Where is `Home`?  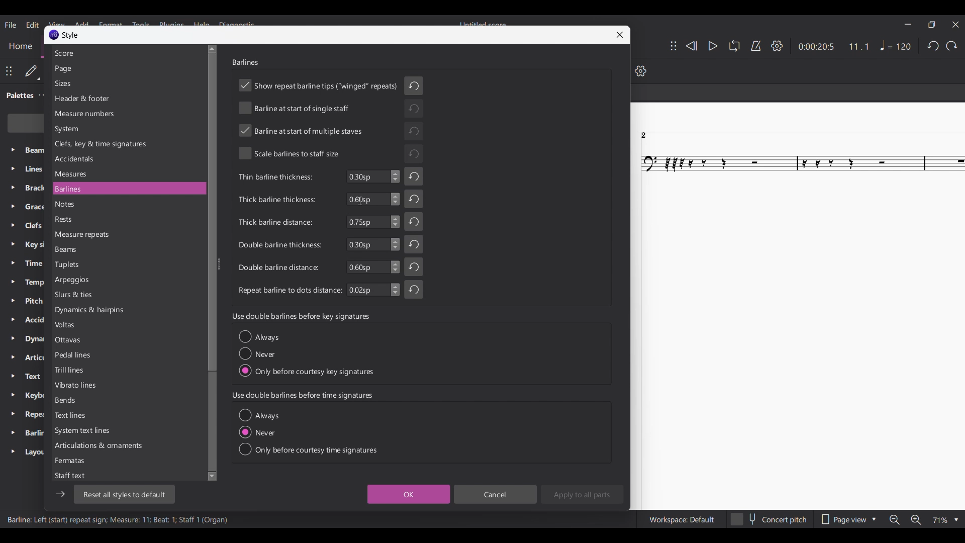
Home is located at coordinates (20, 47).